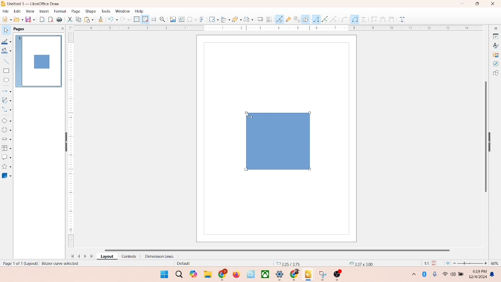 This screenshot has width=501, height=282. I want to click on symbol shapes, so click(7, 130).